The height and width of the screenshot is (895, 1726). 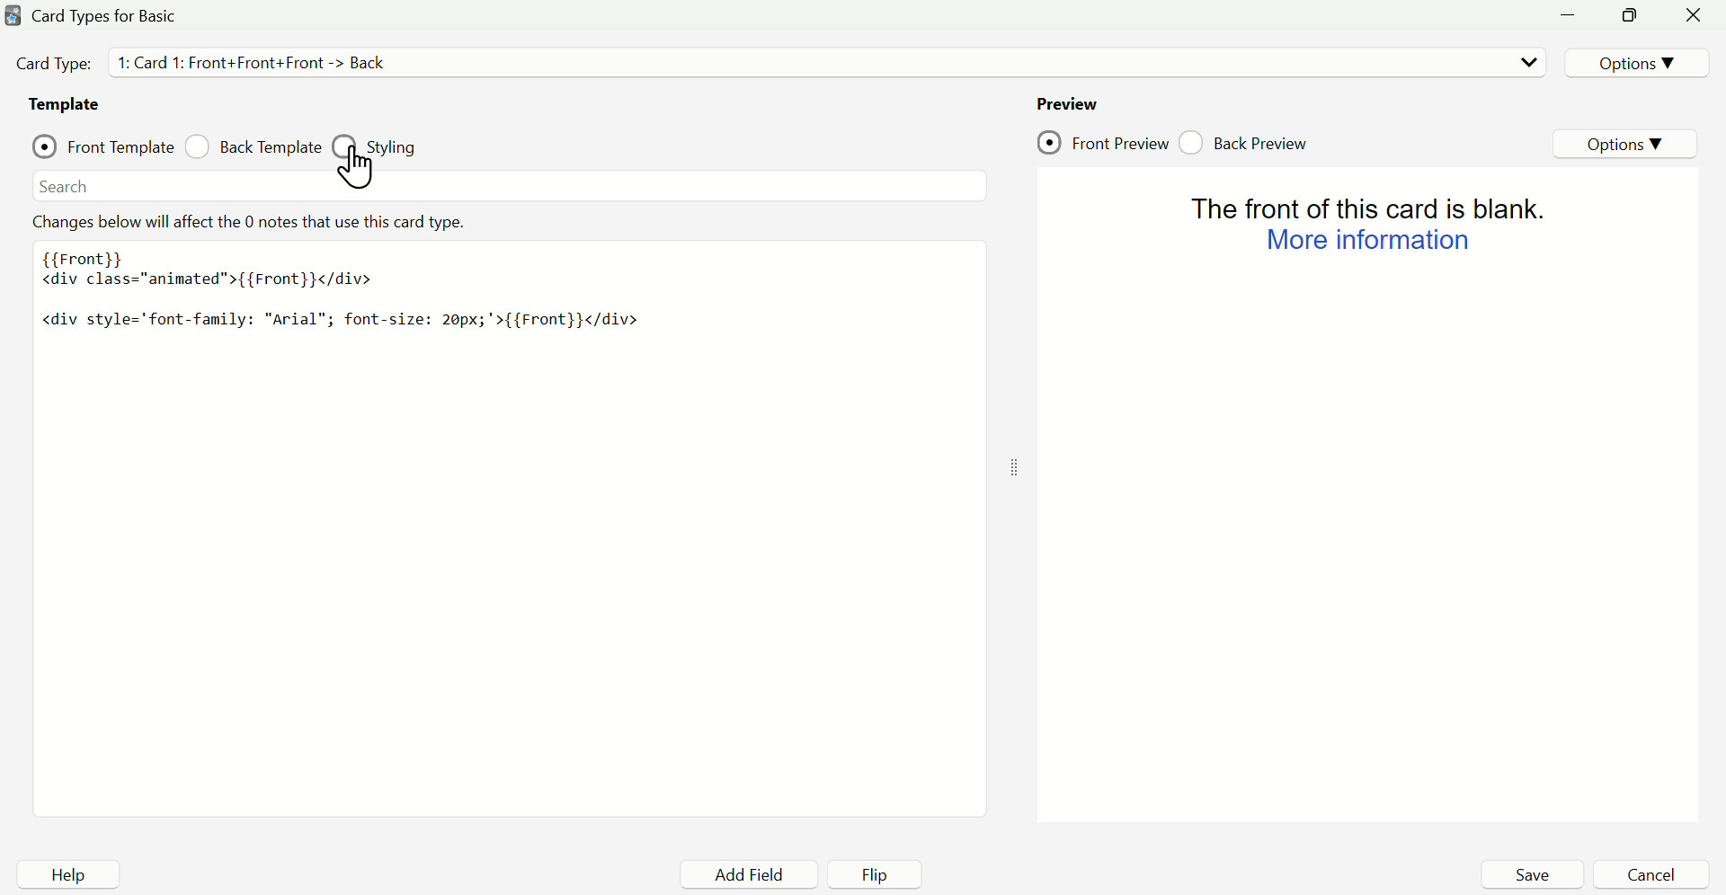 I want to click on Flip, so click(x=884, y=874).